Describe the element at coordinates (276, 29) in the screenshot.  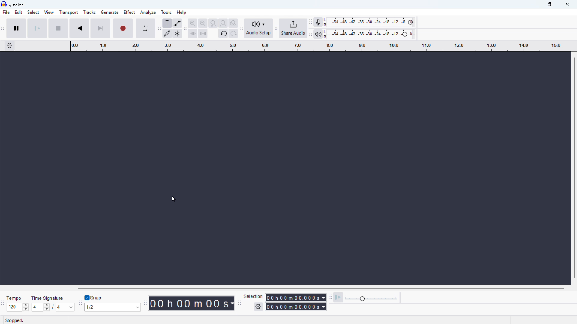
I see `share audio toolbar` at that location.